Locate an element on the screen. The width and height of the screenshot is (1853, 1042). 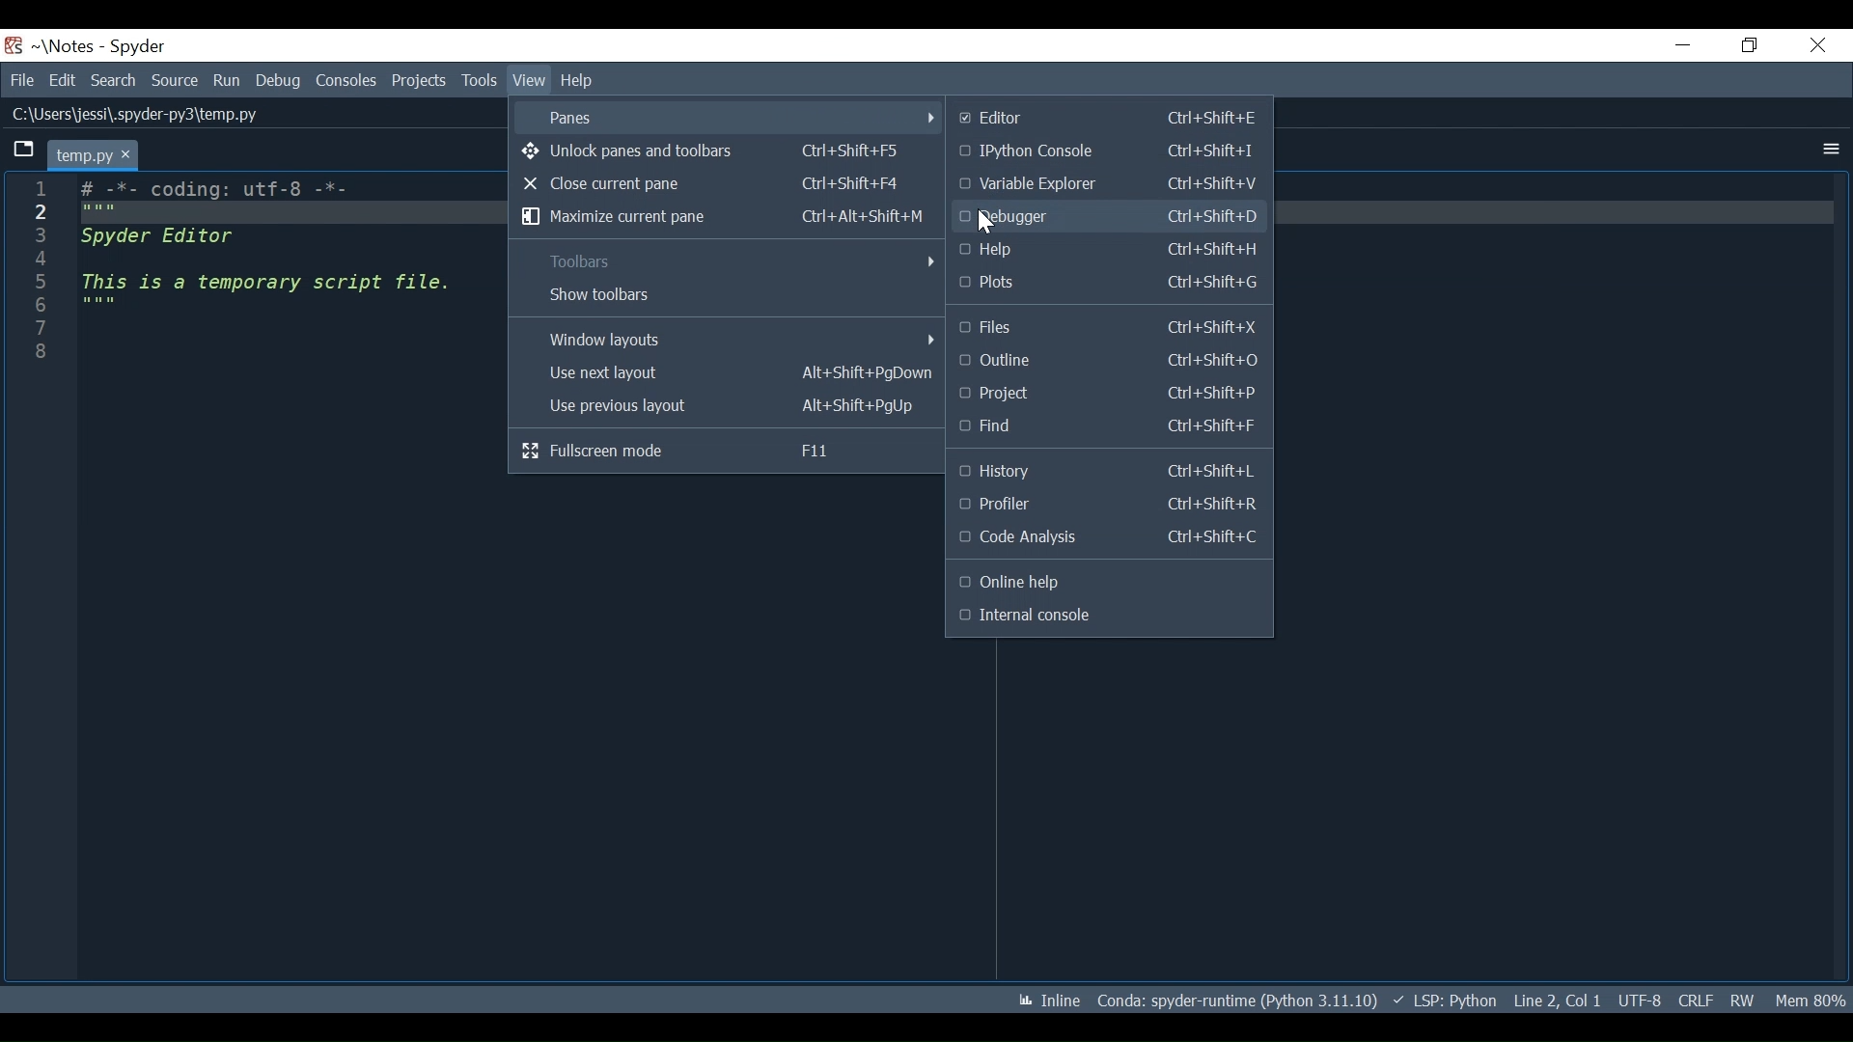
Run is located at coordinates (228, 80).